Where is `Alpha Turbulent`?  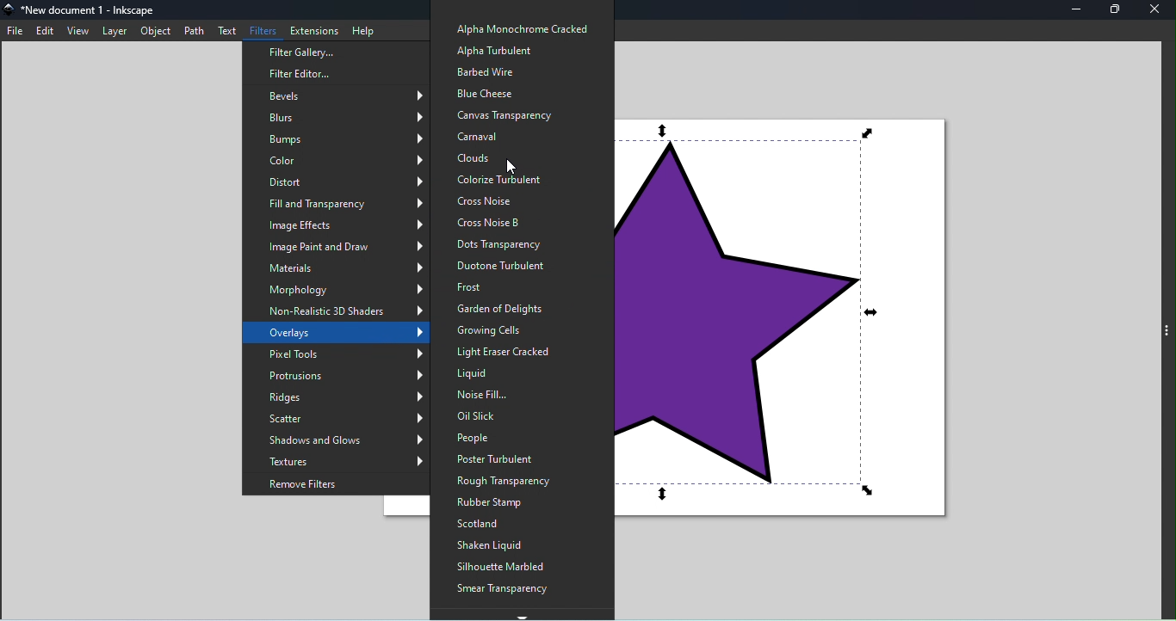
Alpha Turbulent is located at coordinates (497, 52).